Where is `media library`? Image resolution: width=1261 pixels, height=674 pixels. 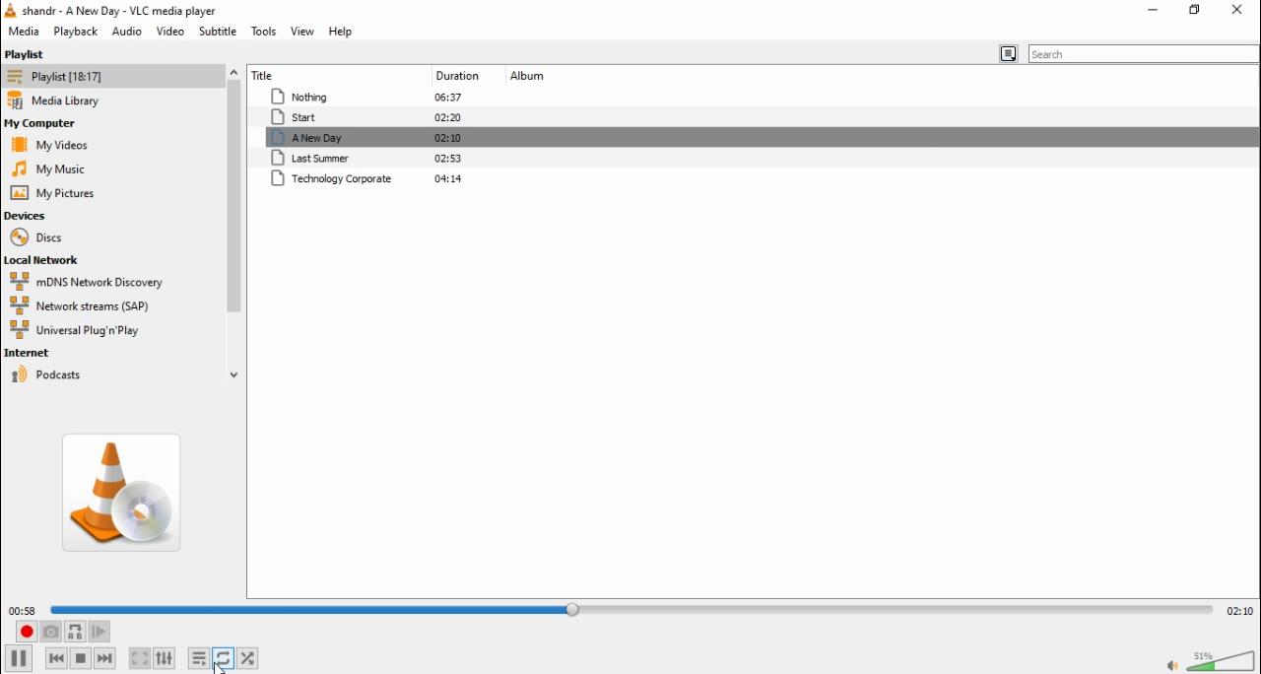 media library is located at coordinates (65, 101).